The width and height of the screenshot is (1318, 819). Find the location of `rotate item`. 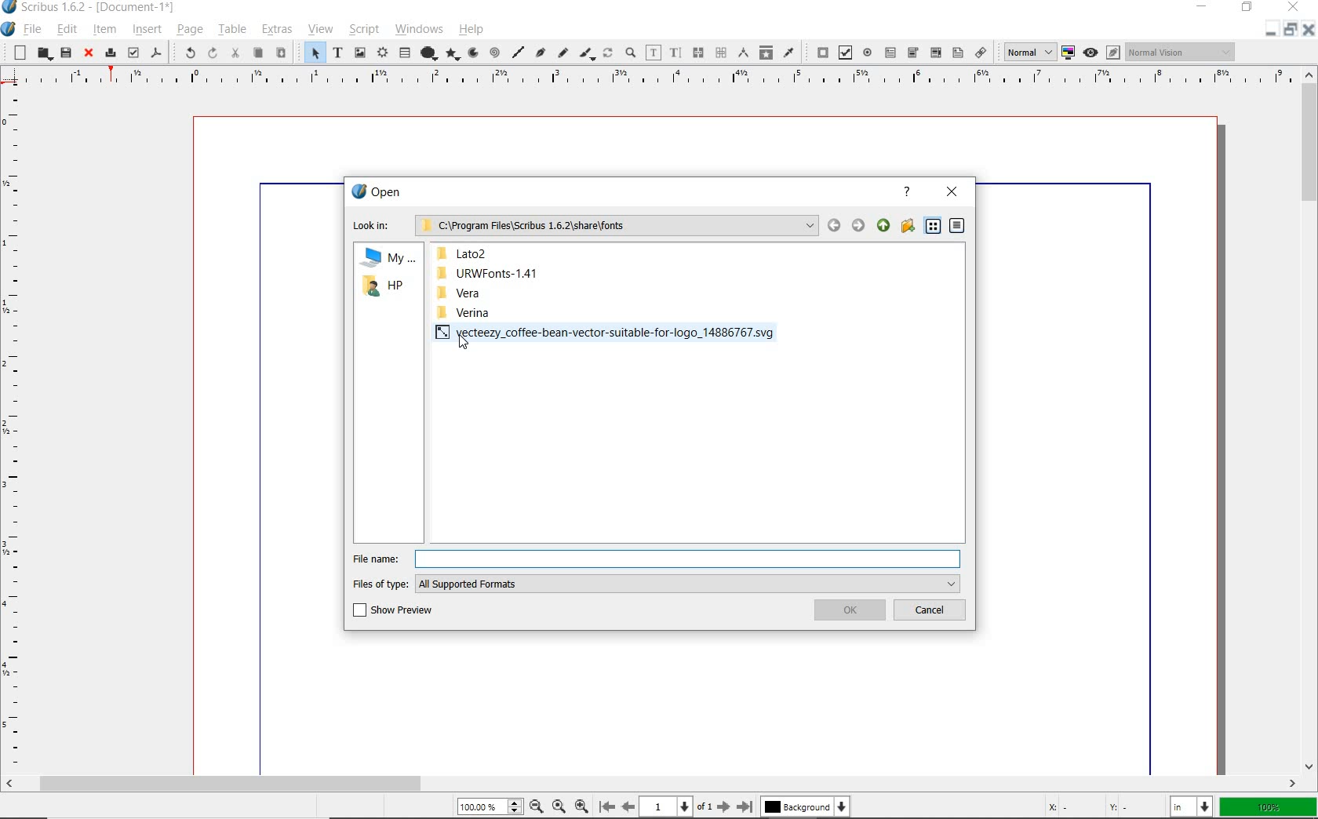

rotate item is located at coordinates (608, 52).